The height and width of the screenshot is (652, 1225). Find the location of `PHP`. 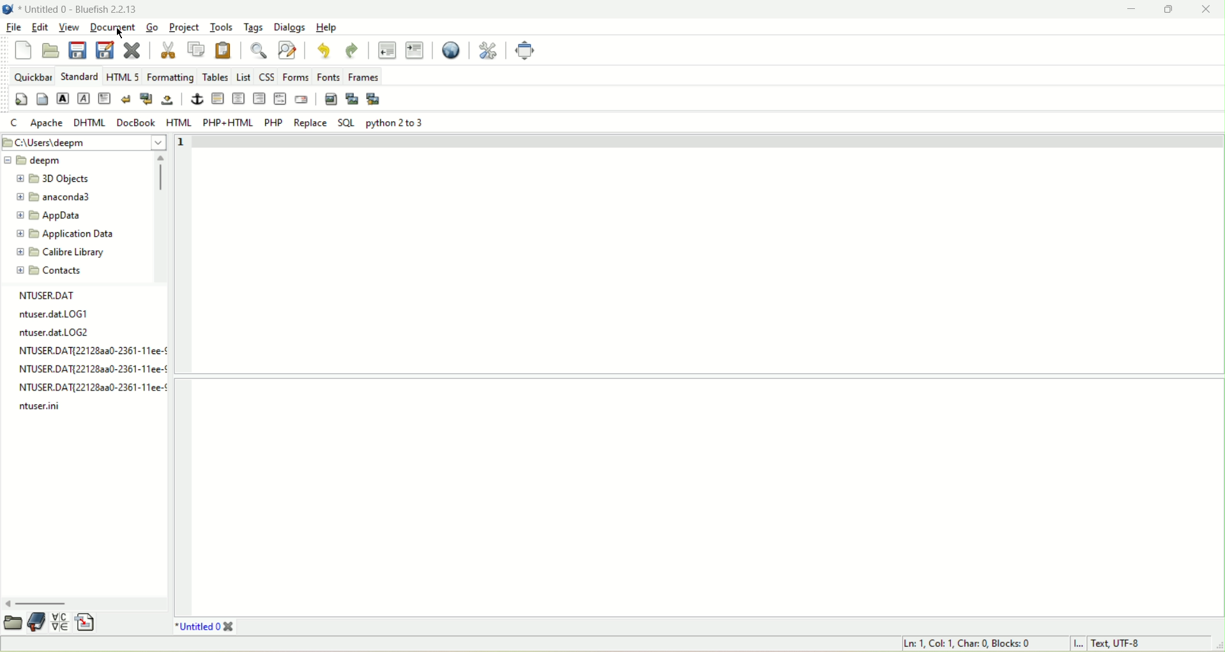

PHP is located at coordinates (275, 124).